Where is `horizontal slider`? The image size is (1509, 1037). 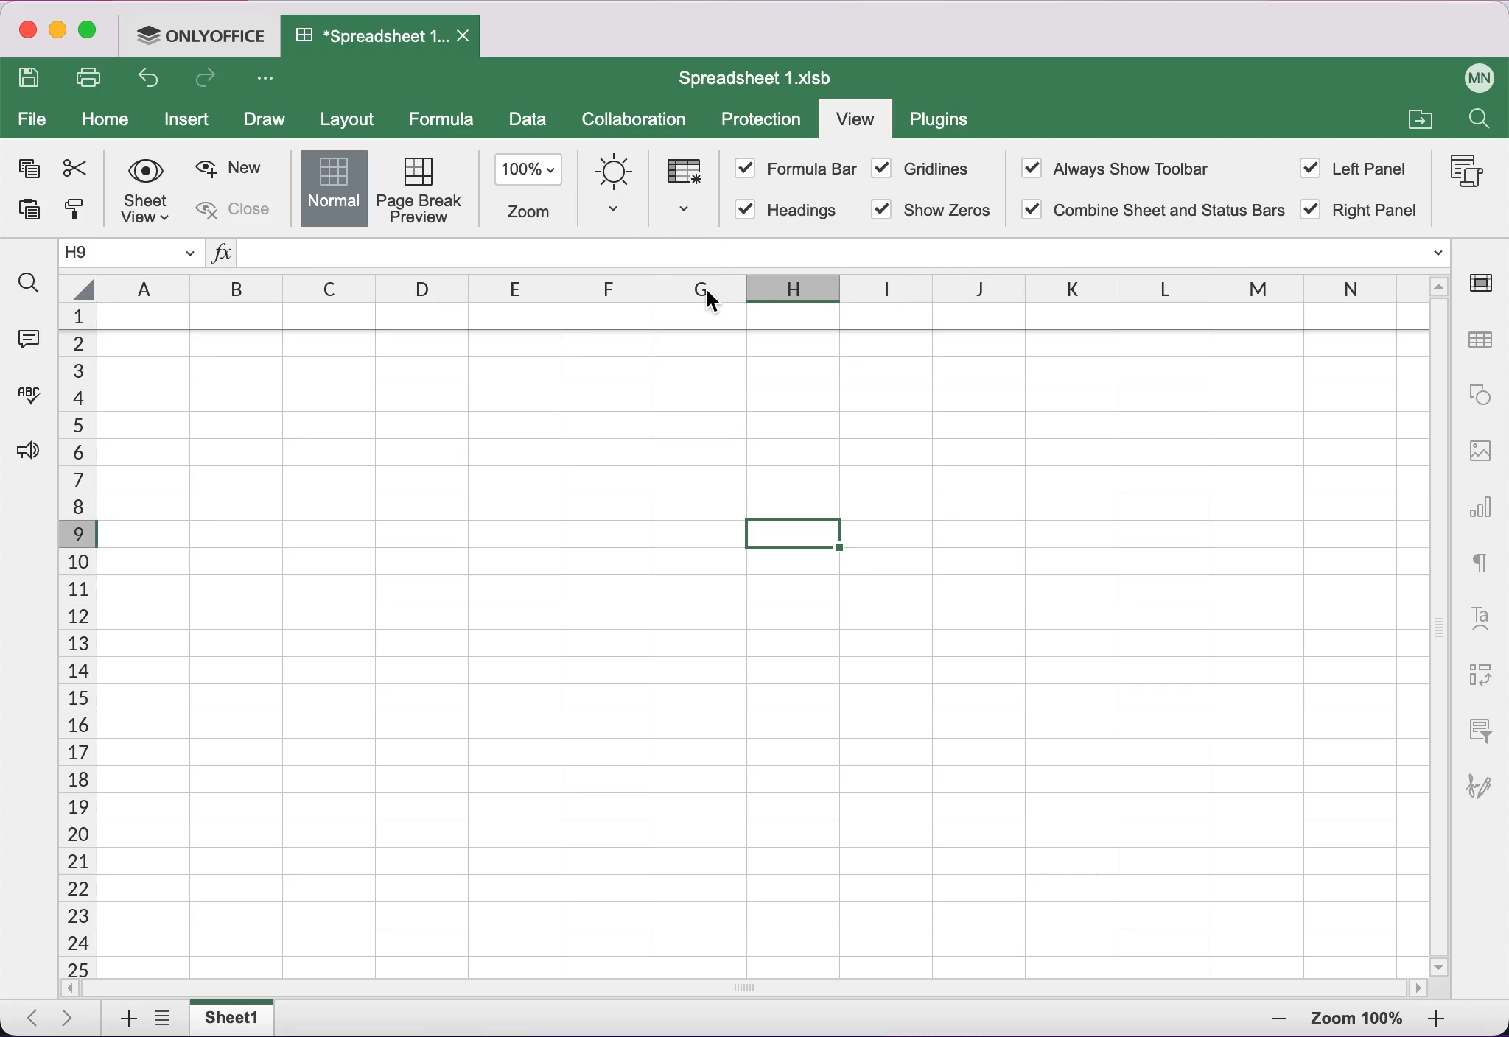 horizontal slider is located at coordinates (750, 989).